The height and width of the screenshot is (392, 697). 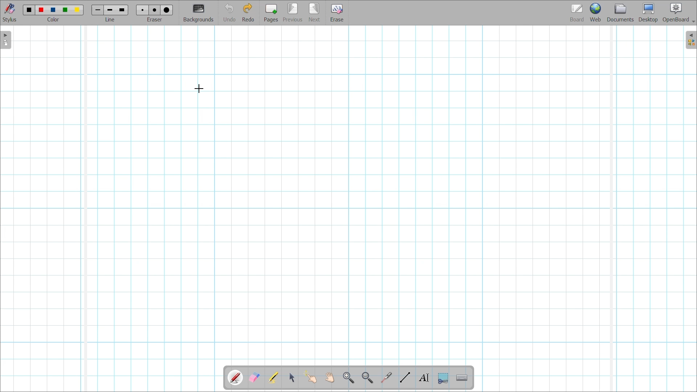 What do you see at coordinates (337, 13) in the screenshot?
I see `Eraser` at bounding box center [337, 13].